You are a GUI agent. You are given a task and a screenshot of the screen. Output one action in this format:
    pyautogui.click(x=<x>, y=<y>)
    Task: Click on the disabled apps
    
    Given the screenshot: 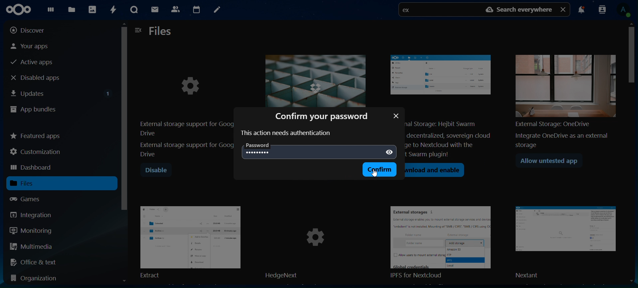 What is the action you would take?
    pyautogui.click(x=41, y=77)
    